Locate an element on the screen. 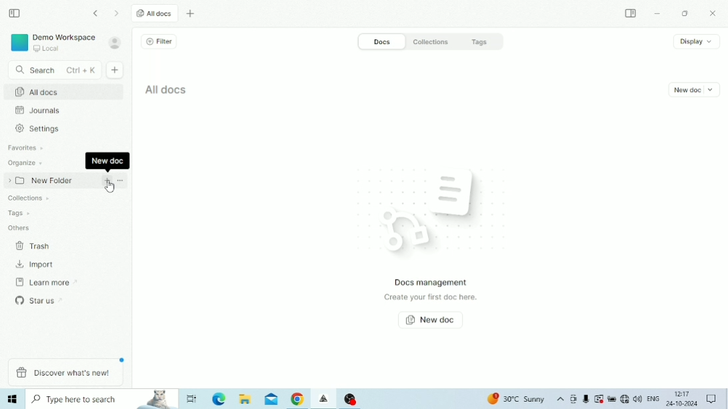 The height and width of the screenshot is (409, 728). Warning is located at coordinates (599, 398).